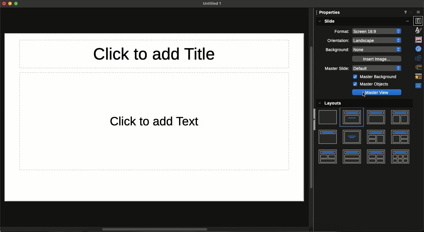 The image size is (424, 232). Describe the element at coordinates (377, 92) in the screenshot. I see `Master view` at that location.